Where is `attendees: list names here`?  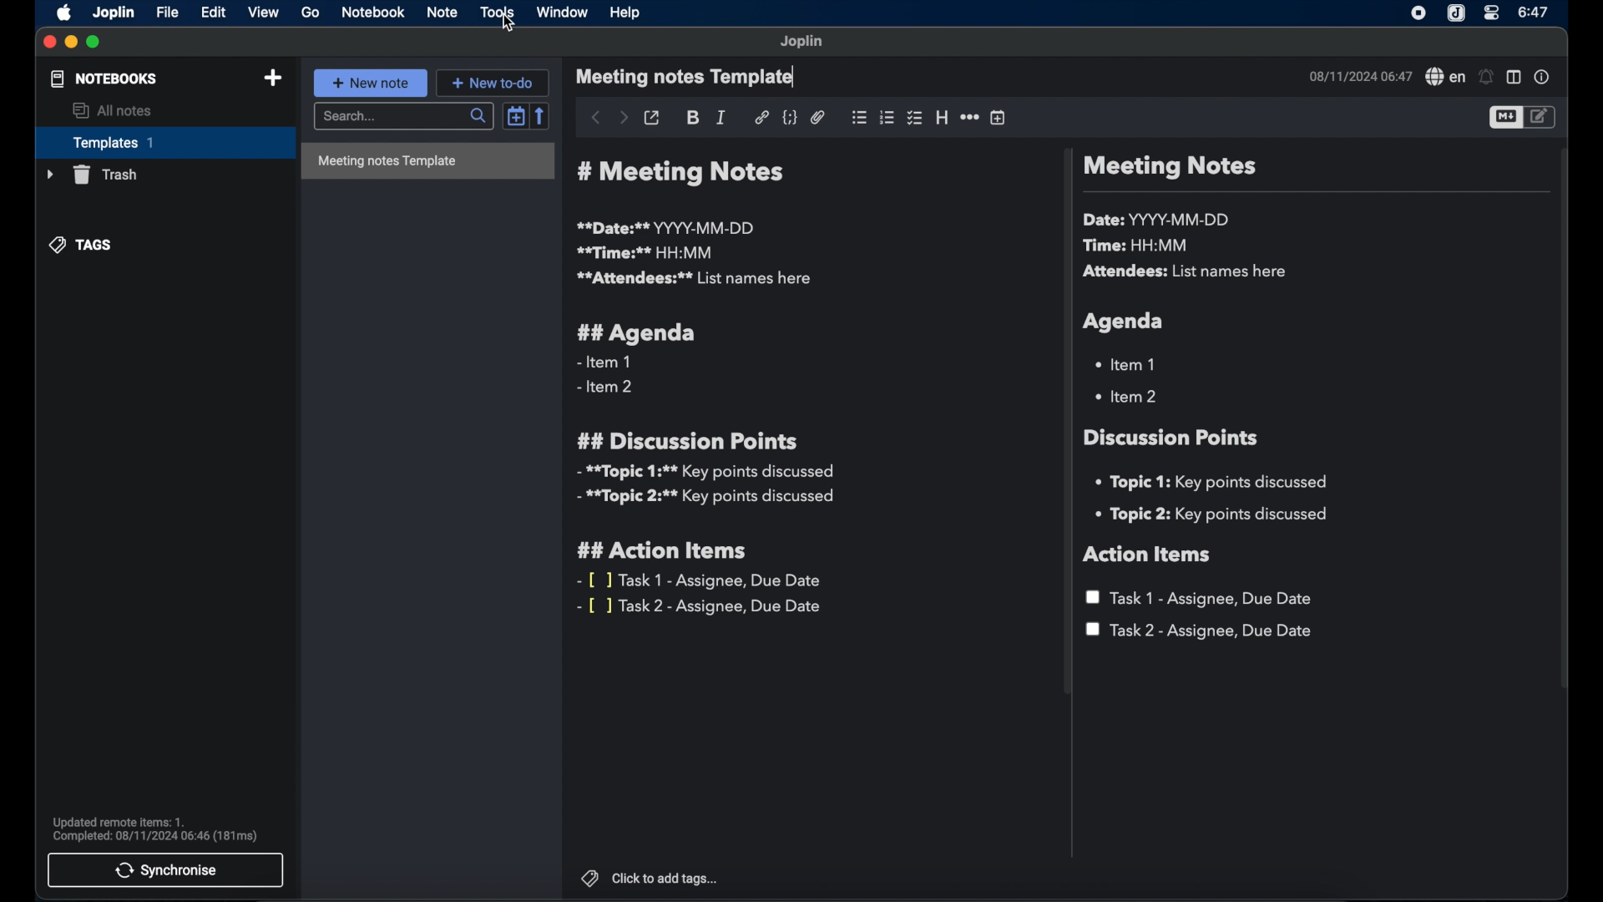
attendees: list names here is located at coordinates (1188, 272).